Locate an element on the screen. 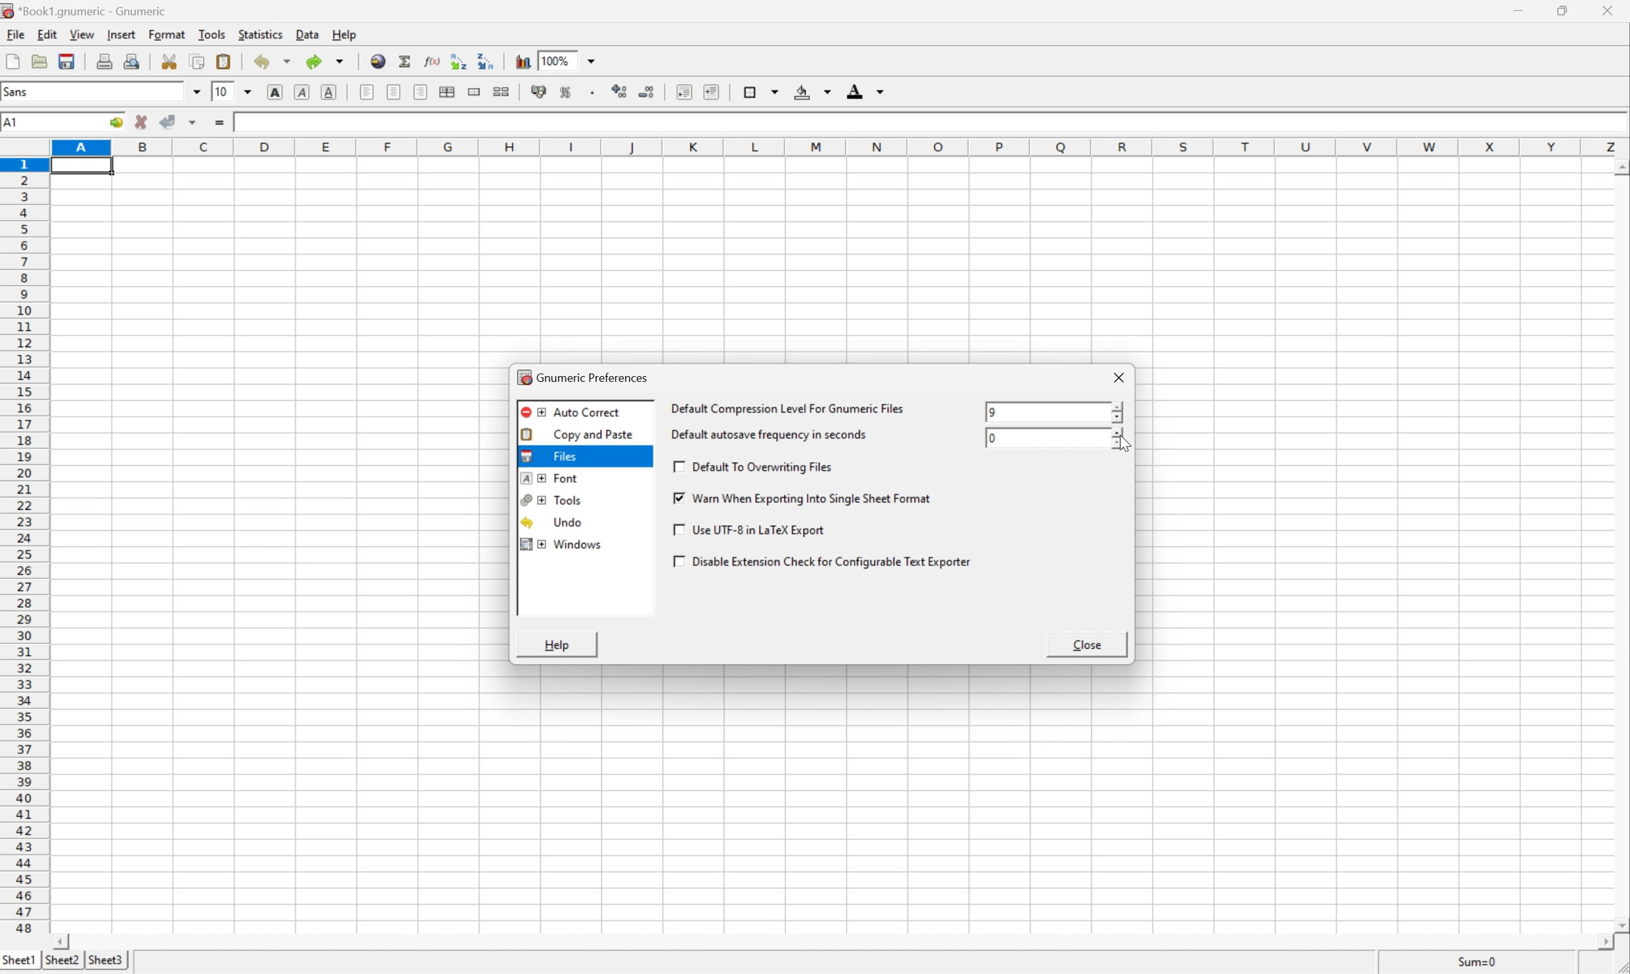 The width and height of the screenshot is (1630, 974). close is located at coordinates (1122, 379).